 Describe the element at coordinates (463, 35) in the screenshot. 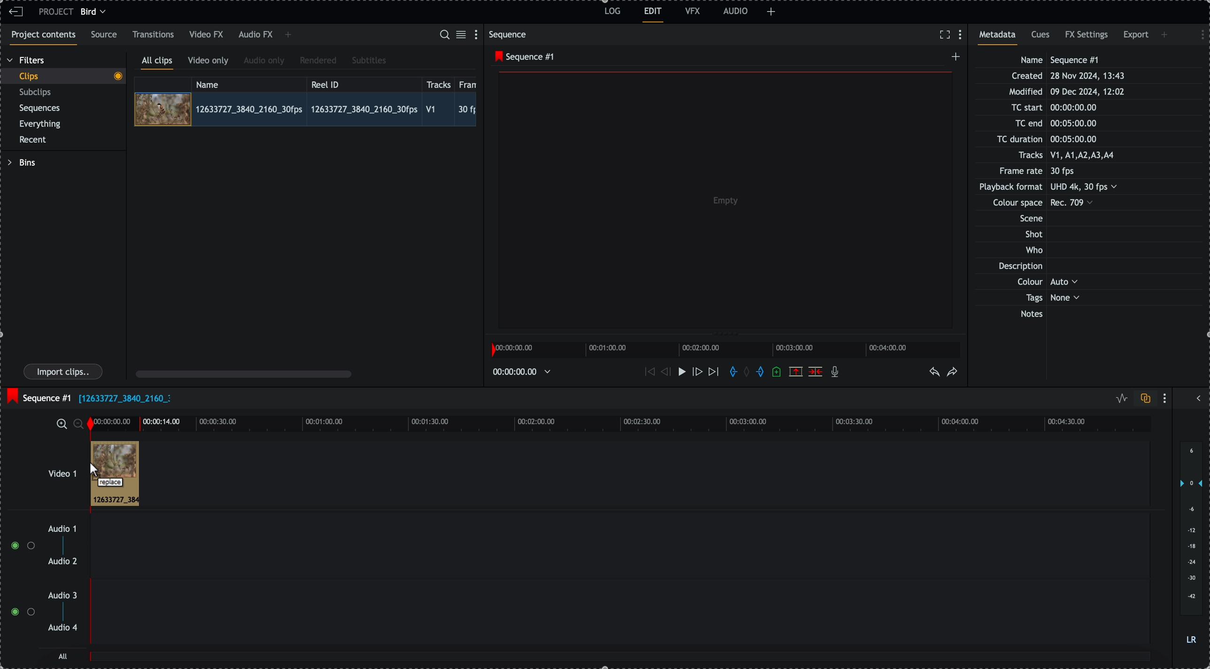

I see `toggle between list and tile view` at that location.